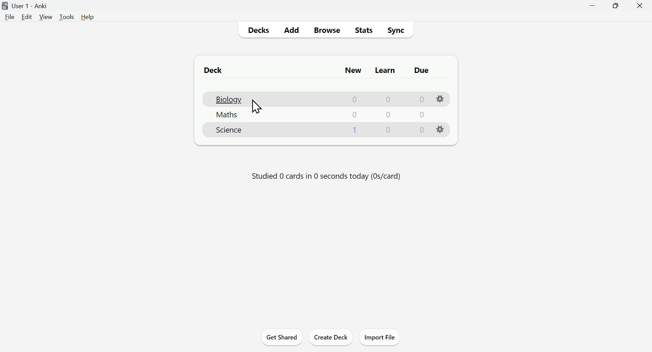 The height and width of the screenshot is (352, 652). What do you see at coordinates (26, 5) in the screenshot?
I see `User 1 - Anki` at bounding box center [26, 5].